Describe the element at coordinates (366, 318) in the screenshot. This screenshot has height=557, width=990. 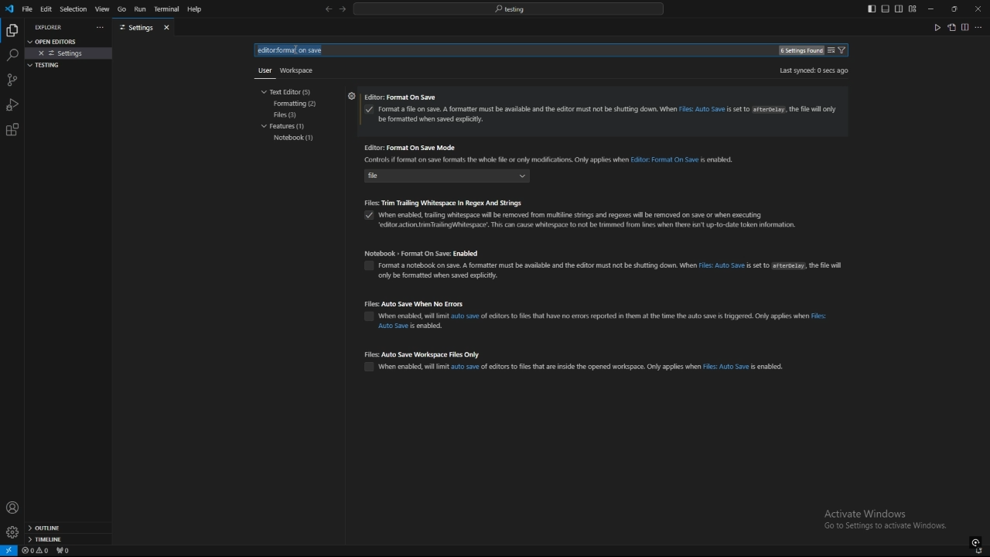
I see `unchecked` at that location.